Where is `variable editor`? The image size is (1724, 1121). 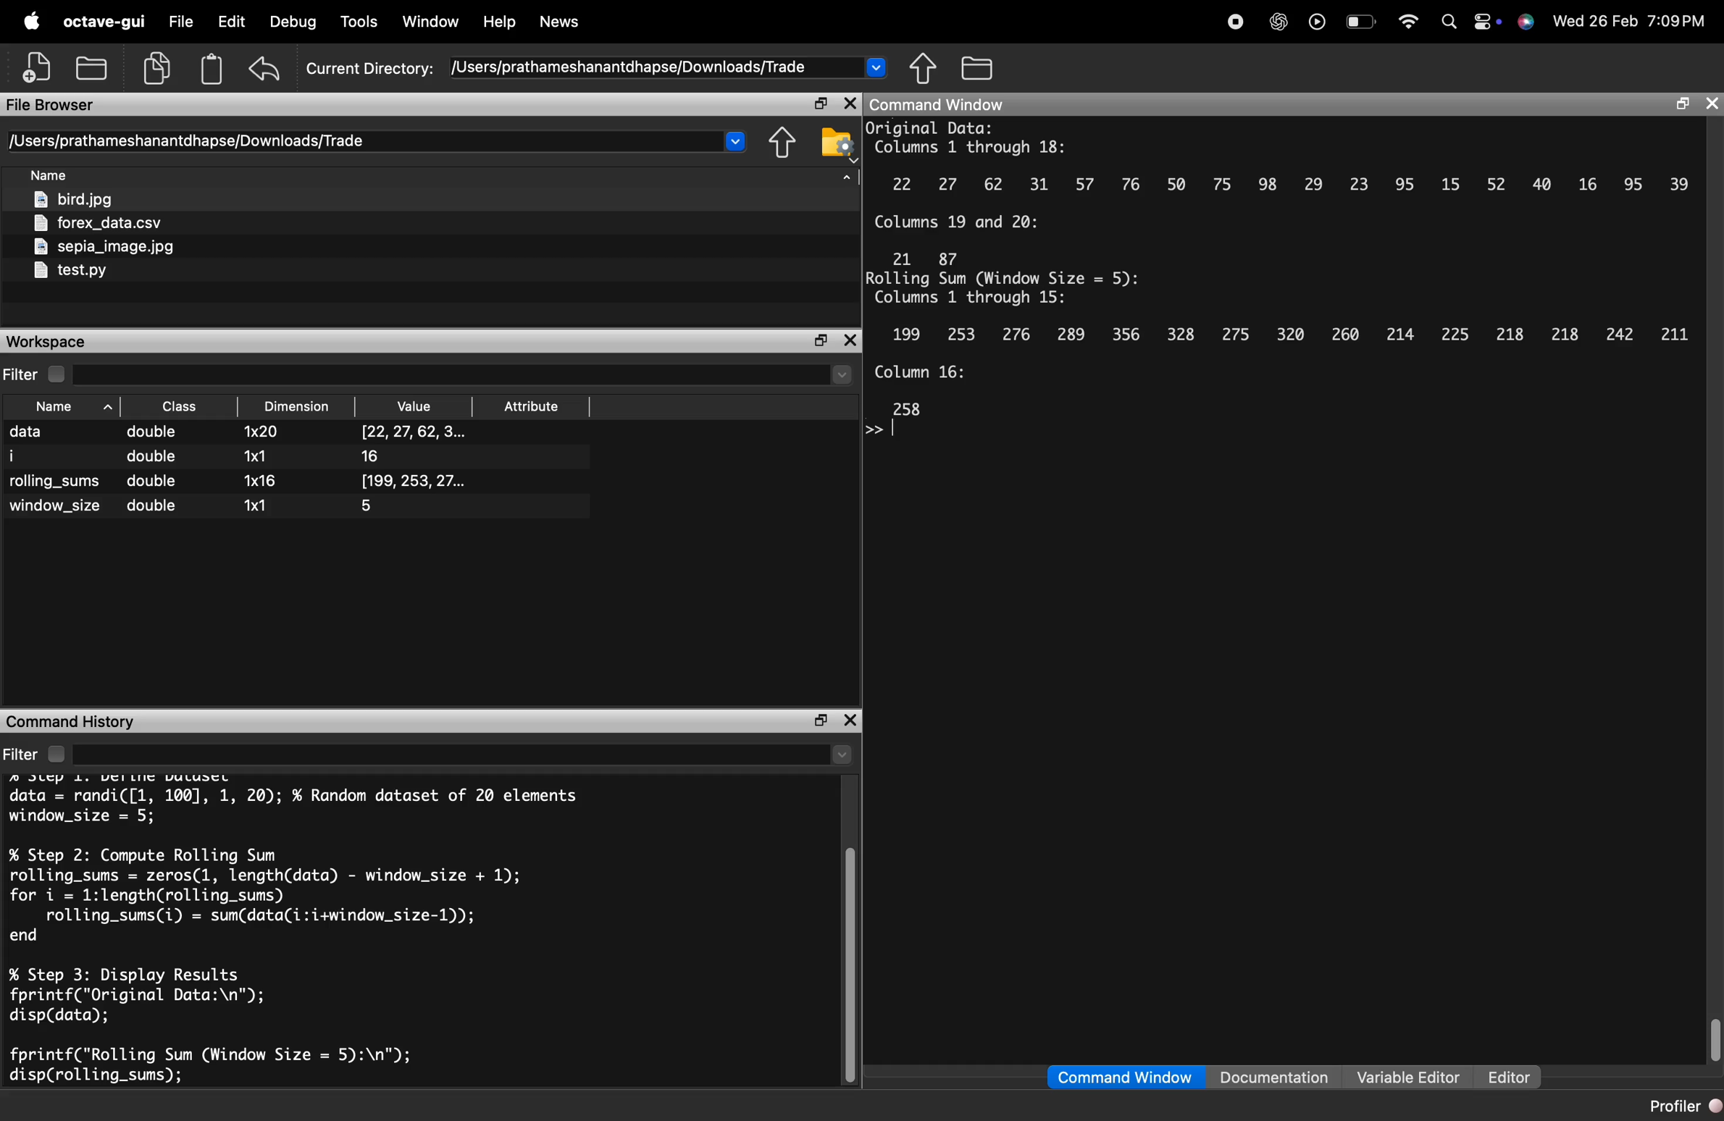
variable editor is located at coordinates (1409, 1078).